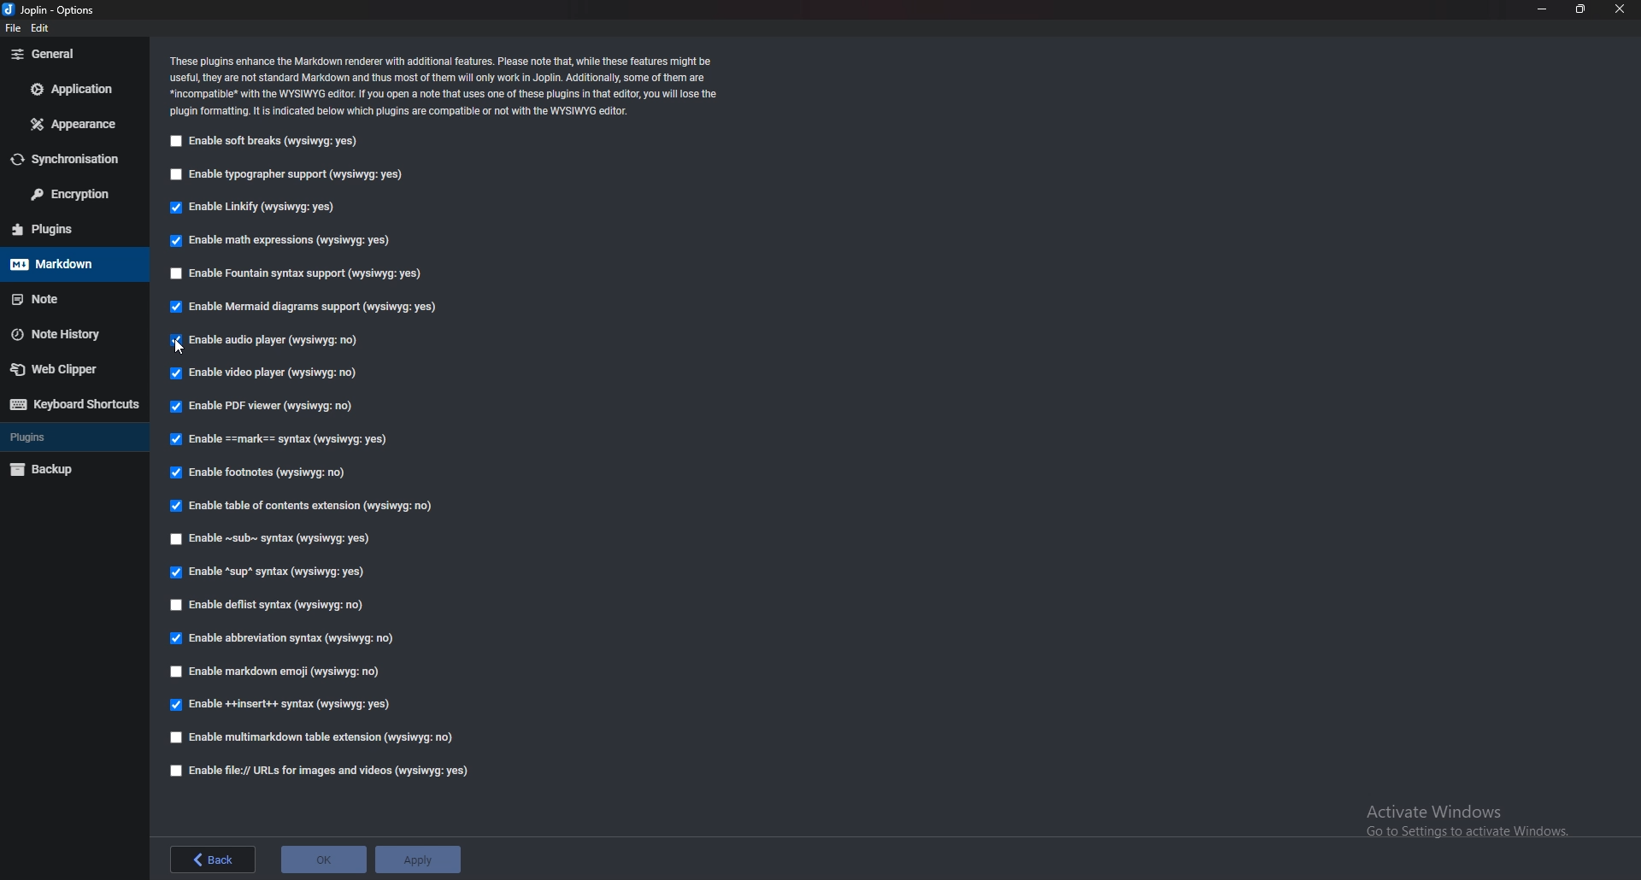 The width and height of the screenshot is (1641, 880). Describe the element at coordinates (268, 605) in the screenshot. I see `enable deflist syntax` at that location.